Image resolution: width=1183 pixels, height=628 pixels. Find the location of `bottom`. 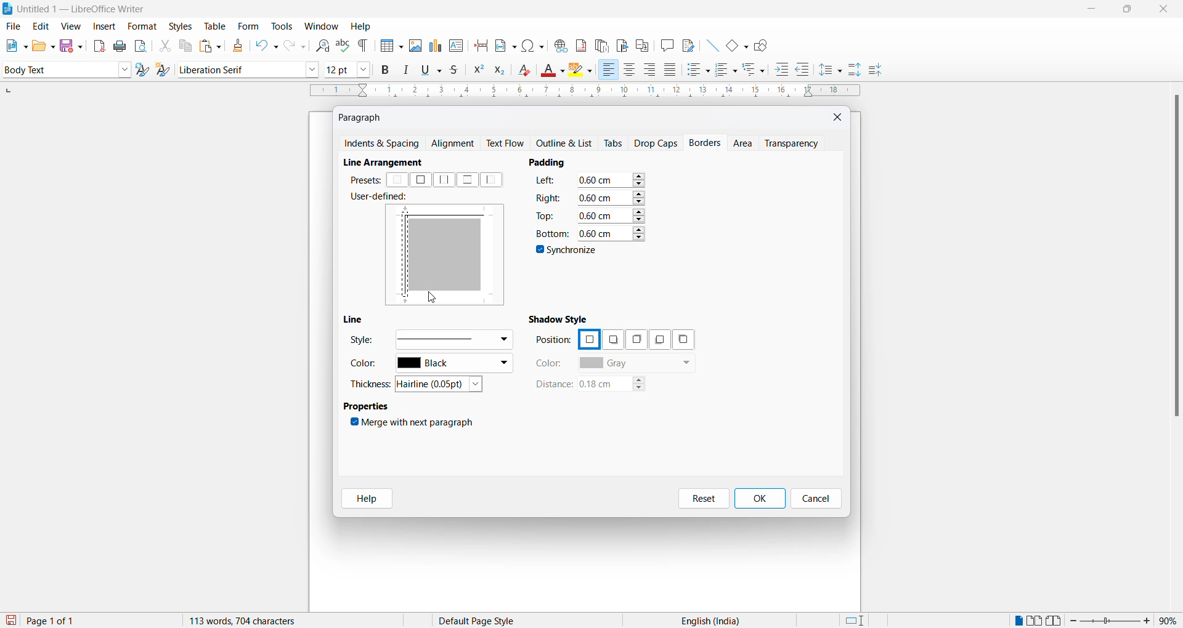

bottom is located at coordinates (551, 233).